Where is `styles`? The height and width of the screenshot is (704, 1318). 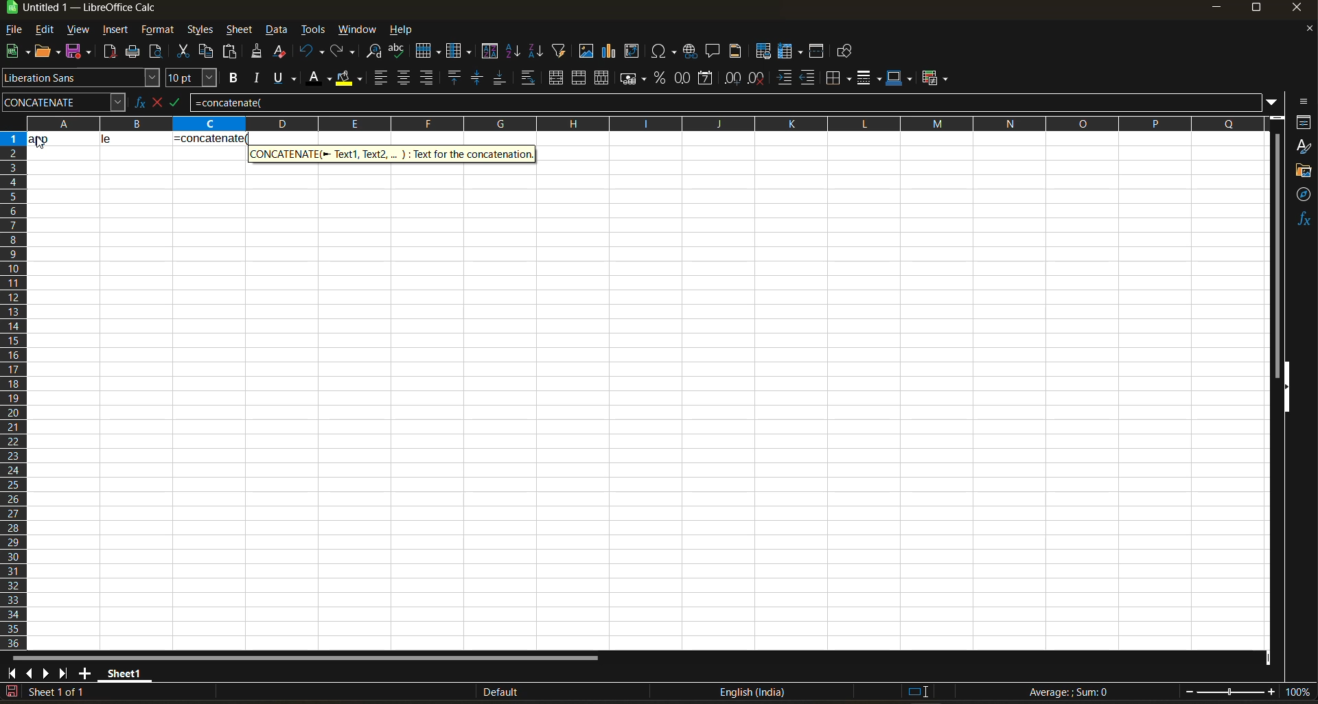
styles is located at coordinates (198, 31).